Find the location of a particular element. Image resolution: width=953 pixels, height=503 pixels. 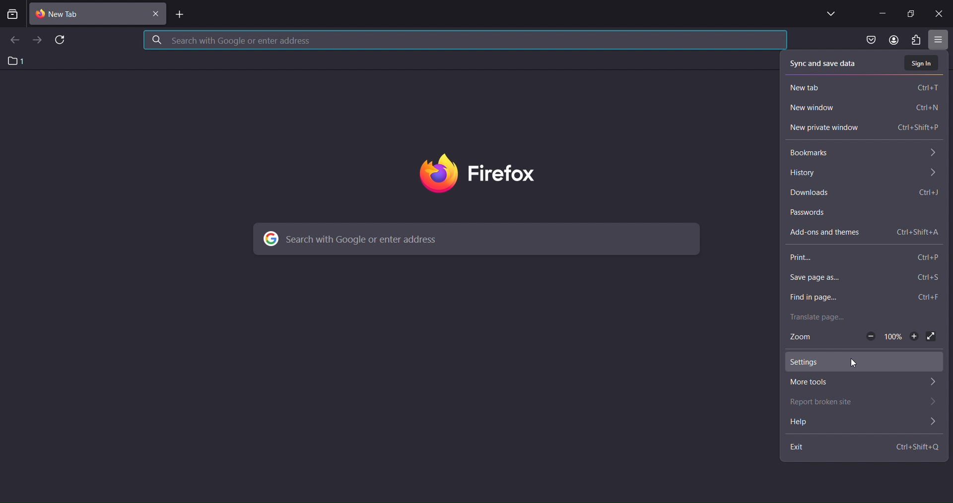

zoom in is located at coordinates (871, 336).